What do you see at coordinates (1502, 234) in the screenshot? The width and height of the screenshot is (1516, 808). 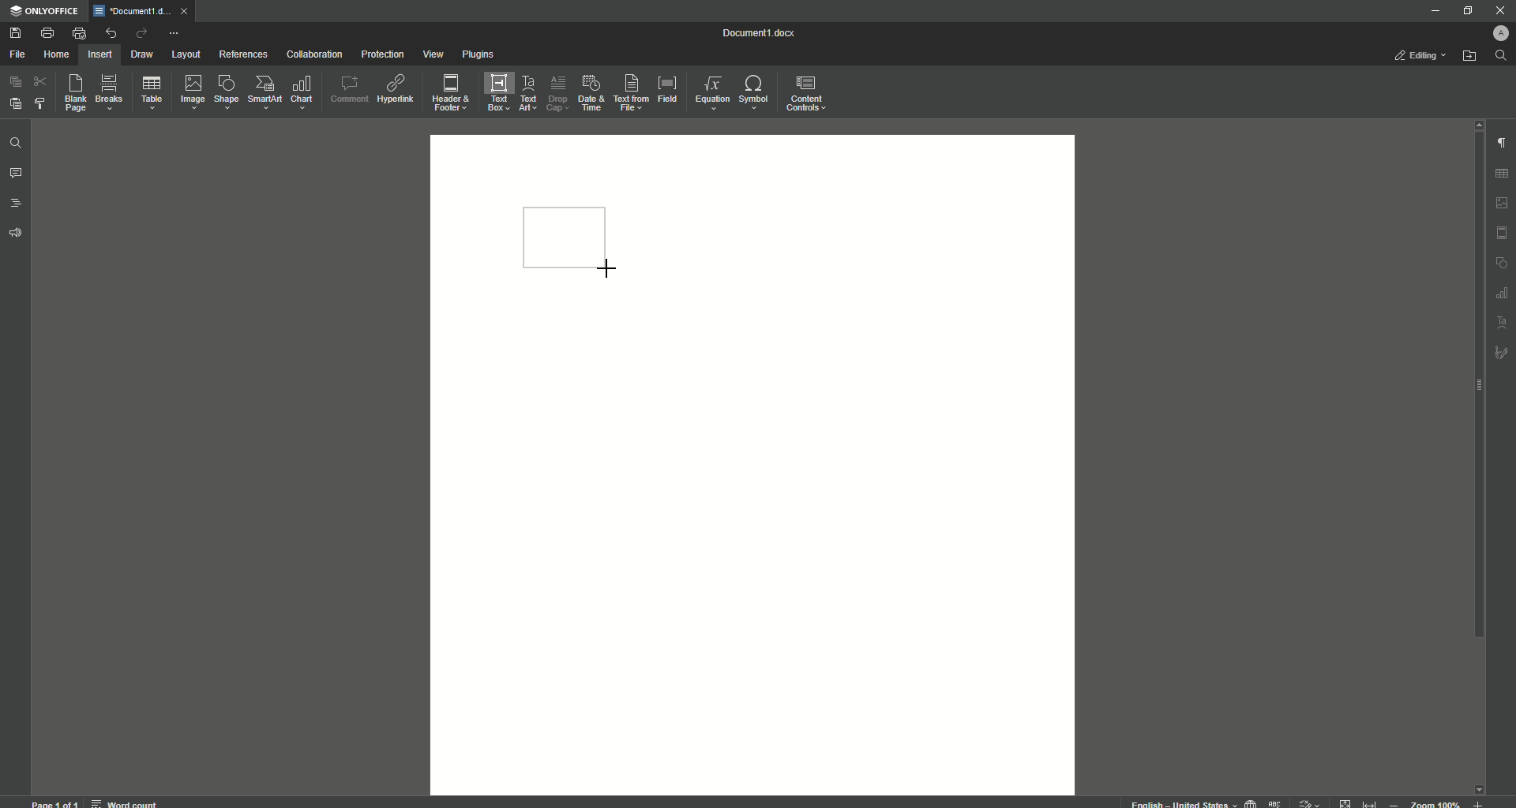 I see `HEADER & FOOTER` at bounding box center [1502, 234].